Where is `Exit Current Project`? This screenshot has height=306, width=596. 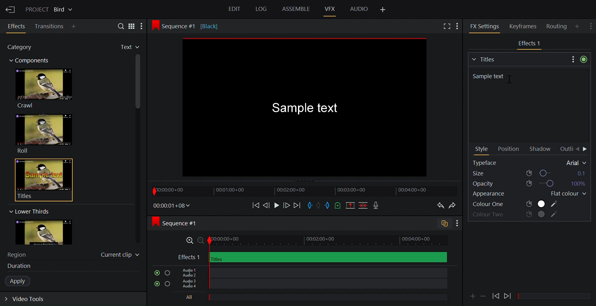
Exit Current Project is located at coordinates (11, 9).